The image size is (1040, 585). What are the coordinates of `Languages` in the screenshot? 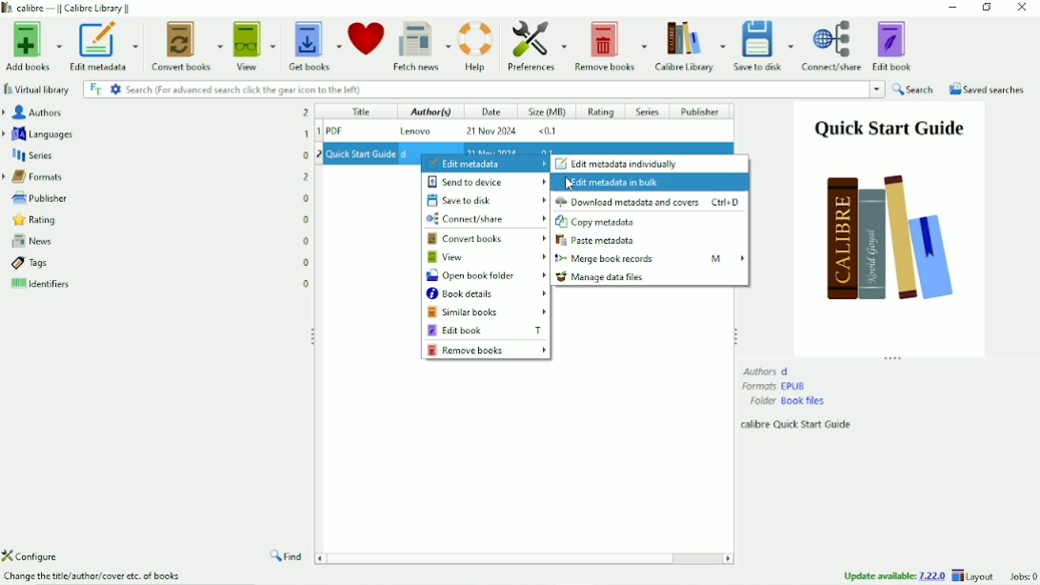 It's located at (156, 133).